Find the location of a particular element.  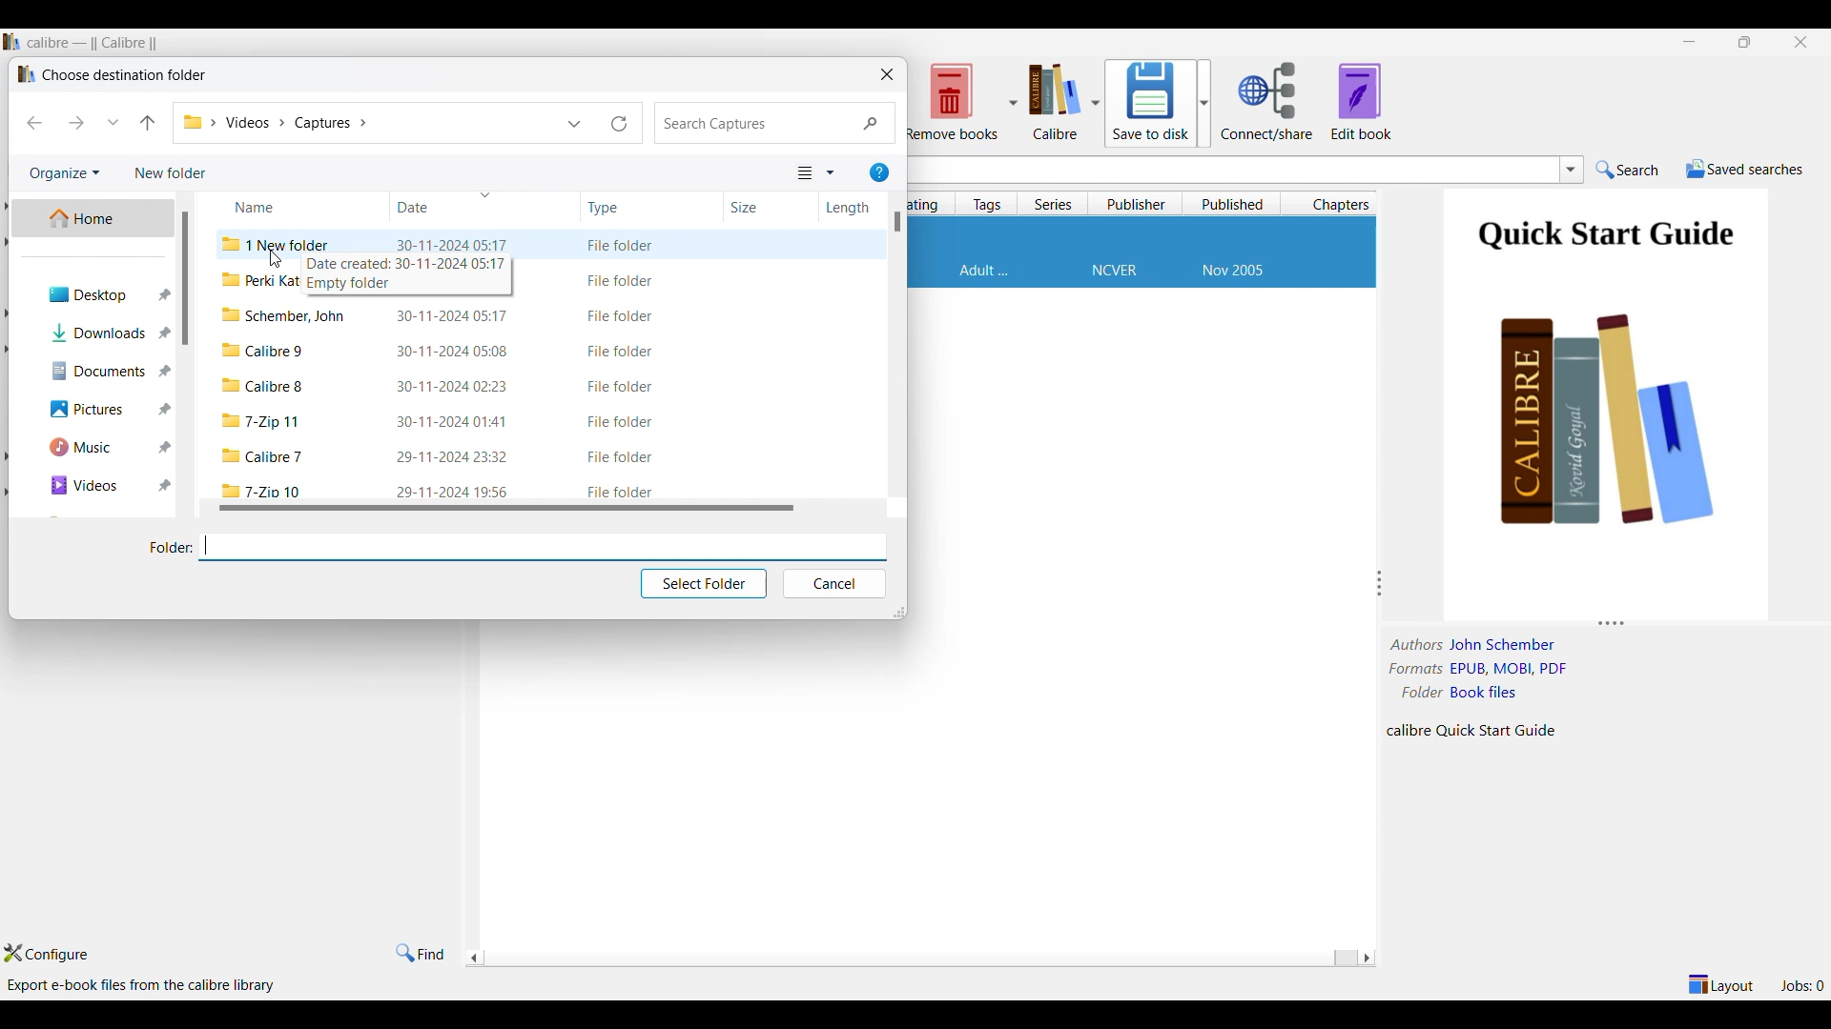

Go forward is located at coordinates (76, 123).